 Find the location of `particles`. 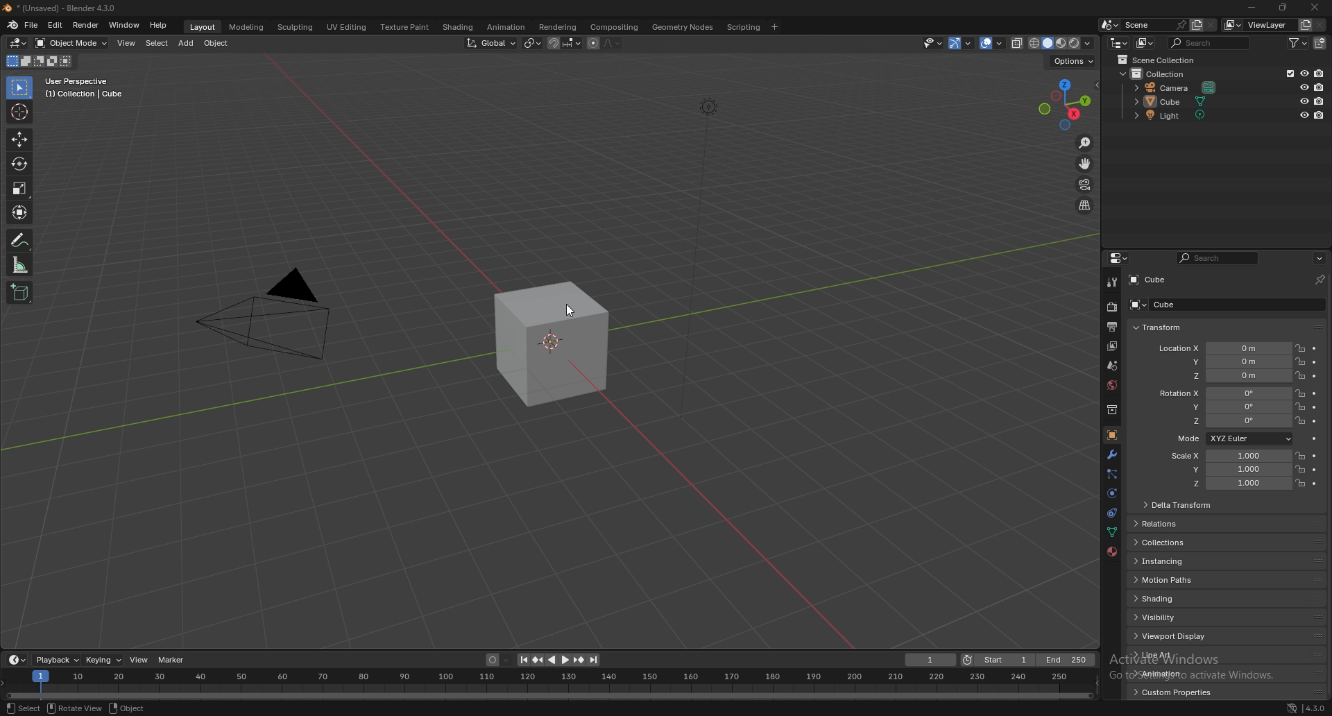

particles is located at coordinates (1111, 475).